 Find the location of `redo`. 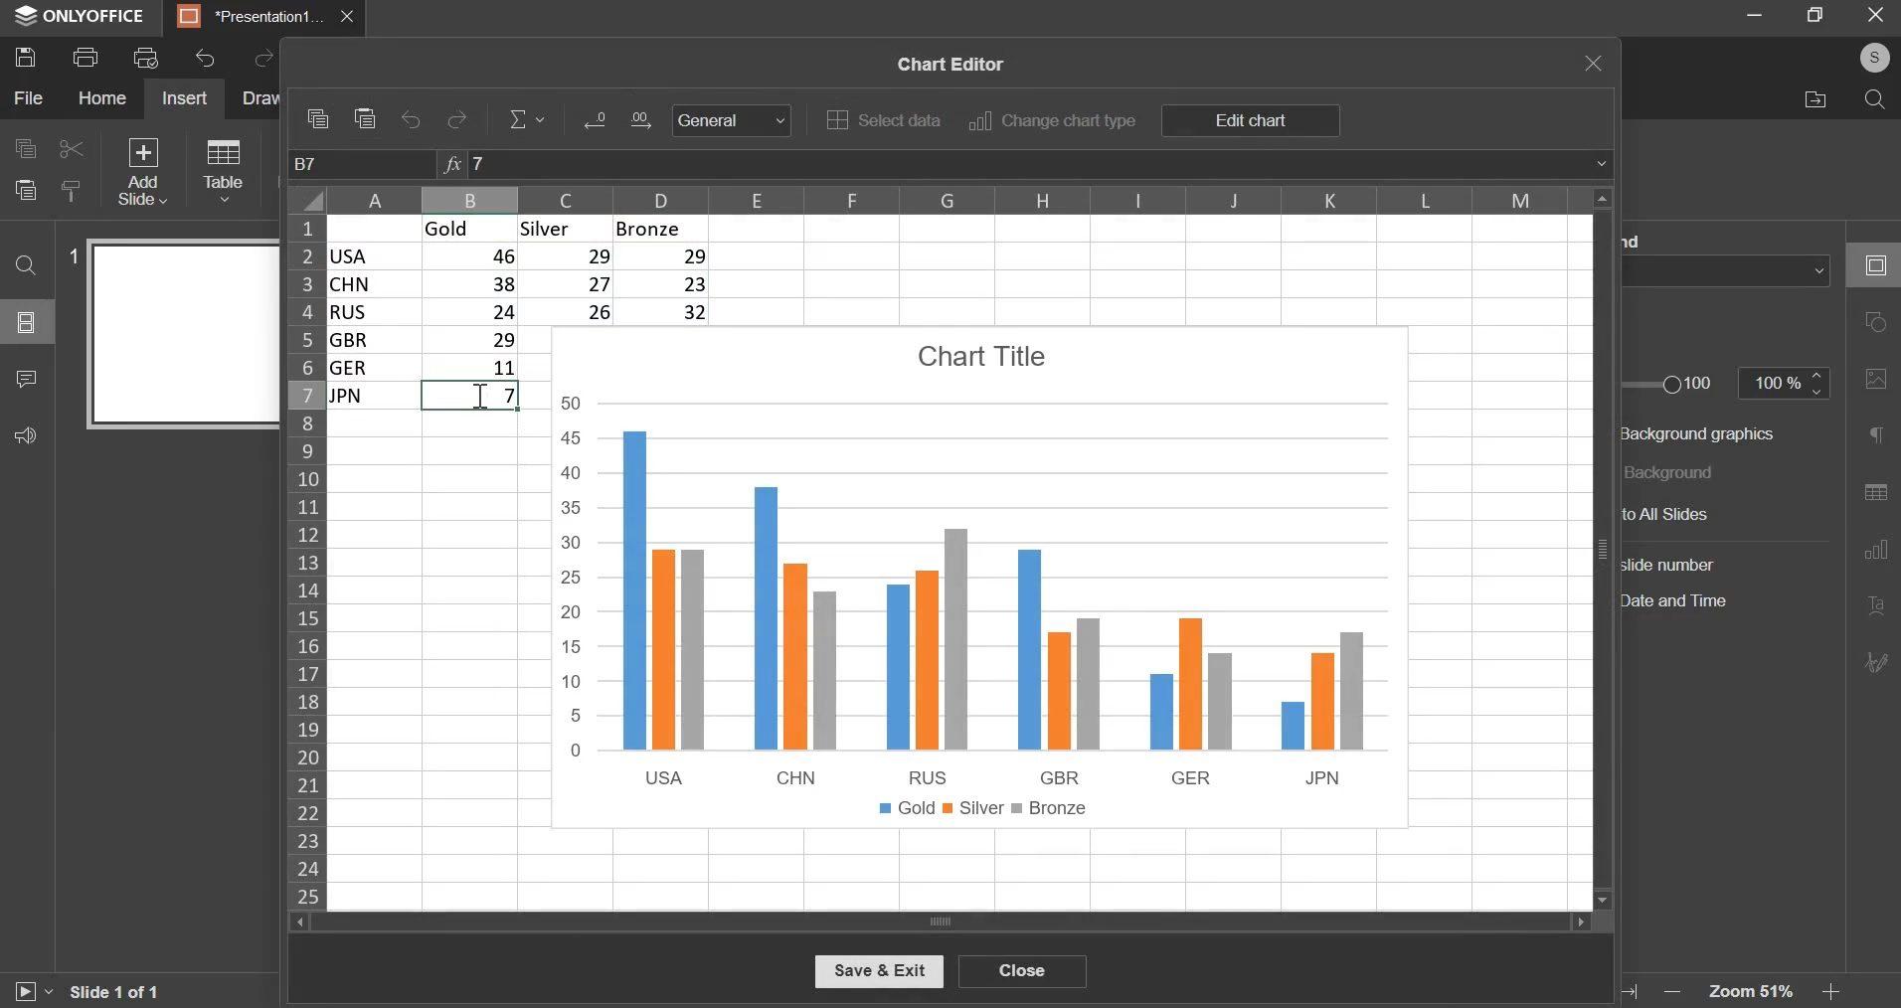

redo is located at coordinates (259, 59).